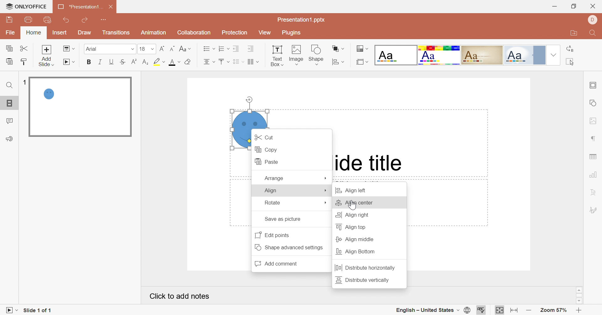 This screenshot has height=315, width=602. Describe the element at coordinates (594, 85) in the screenshot. I see `slide settings` at that location.